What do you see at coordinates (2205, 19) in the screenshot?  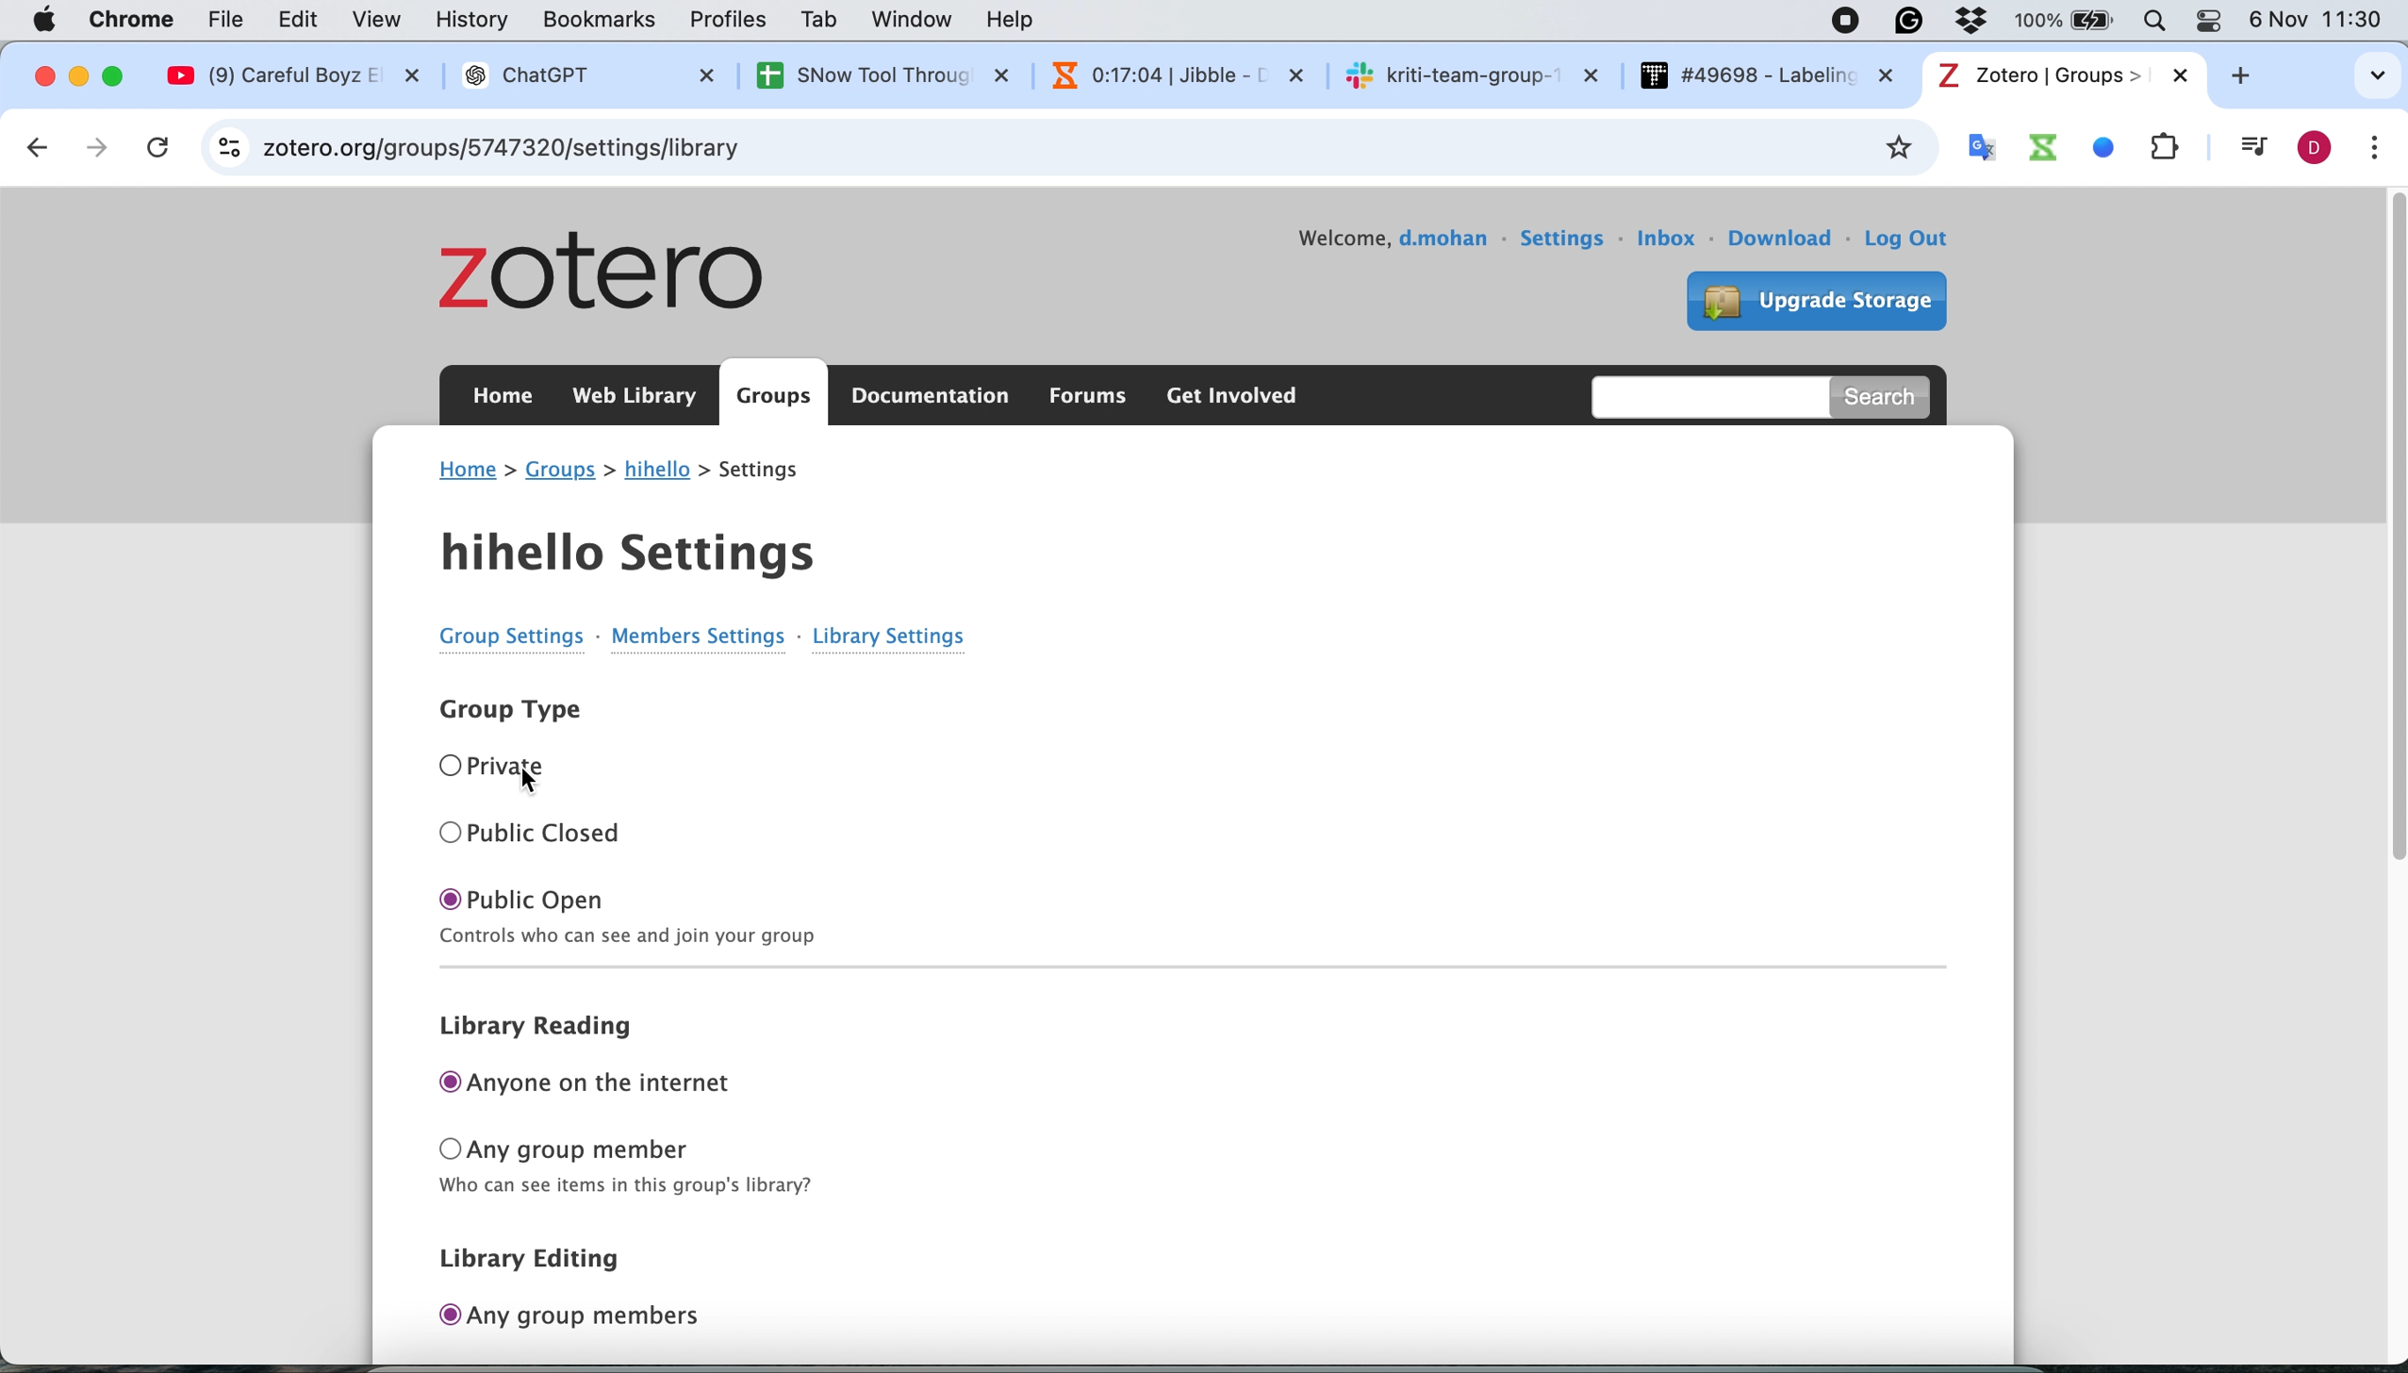 I see `Theme change` at bounding box center [2205, 19].